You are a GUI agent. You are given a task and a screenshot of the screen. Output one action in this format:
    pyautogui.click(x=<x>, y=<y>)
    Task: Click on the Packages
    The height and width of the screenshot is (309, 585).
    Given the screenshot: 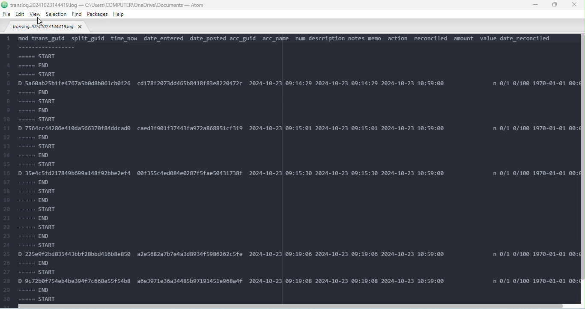 What is the action you would take?
    pyautogui.click(x=98, y=14)
    